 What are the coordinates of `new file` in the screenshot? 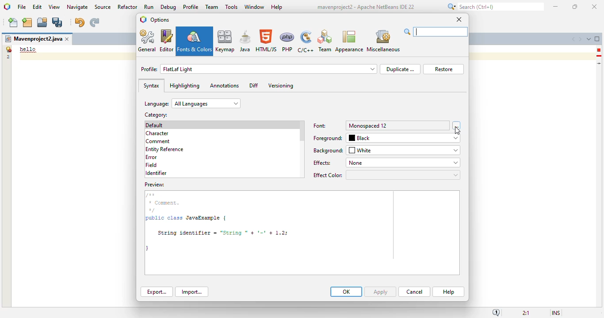 It's located at (14, 23).